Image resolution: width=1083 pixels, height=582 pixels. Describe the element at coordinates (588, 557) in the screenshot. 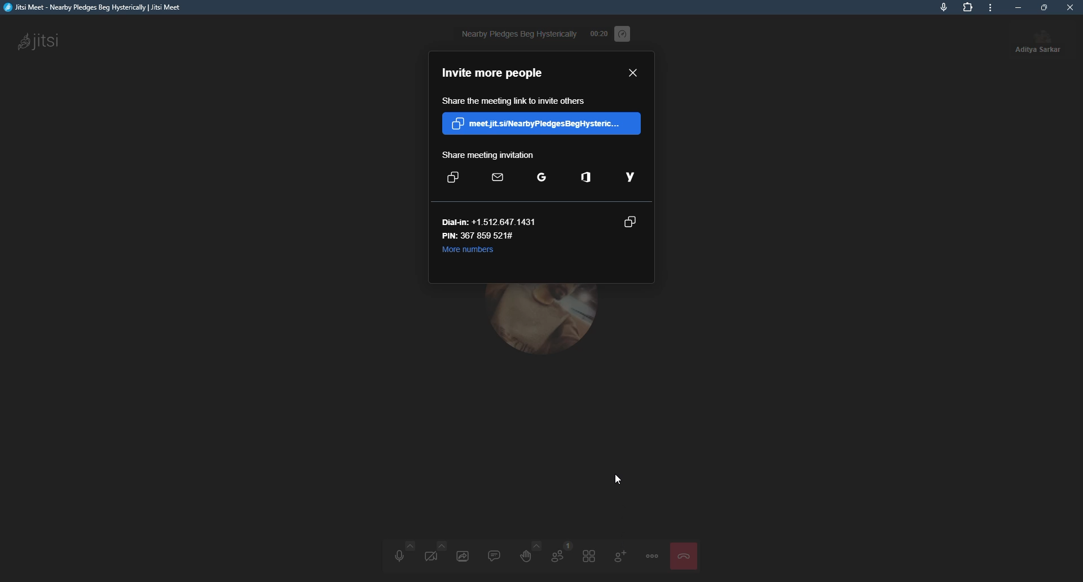

I see `toggle tile view` at that location.